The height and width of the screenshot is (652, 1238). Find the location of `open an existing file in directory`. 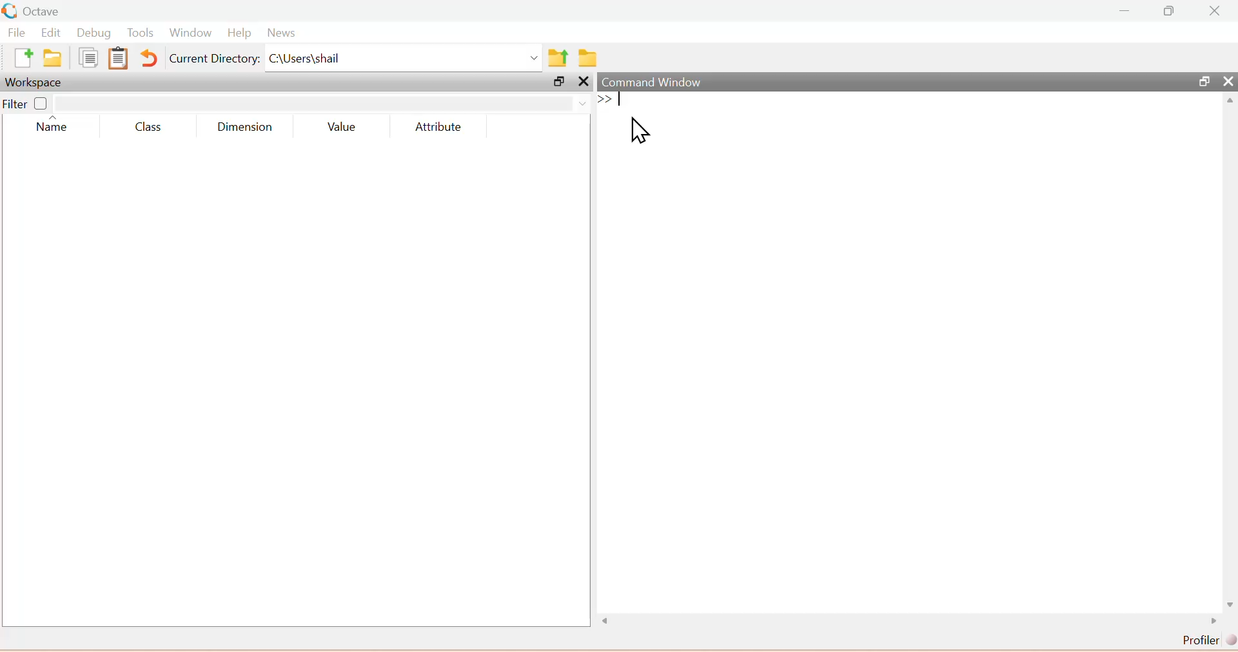

open an existing file in directory is located at coordinates (56, 58).